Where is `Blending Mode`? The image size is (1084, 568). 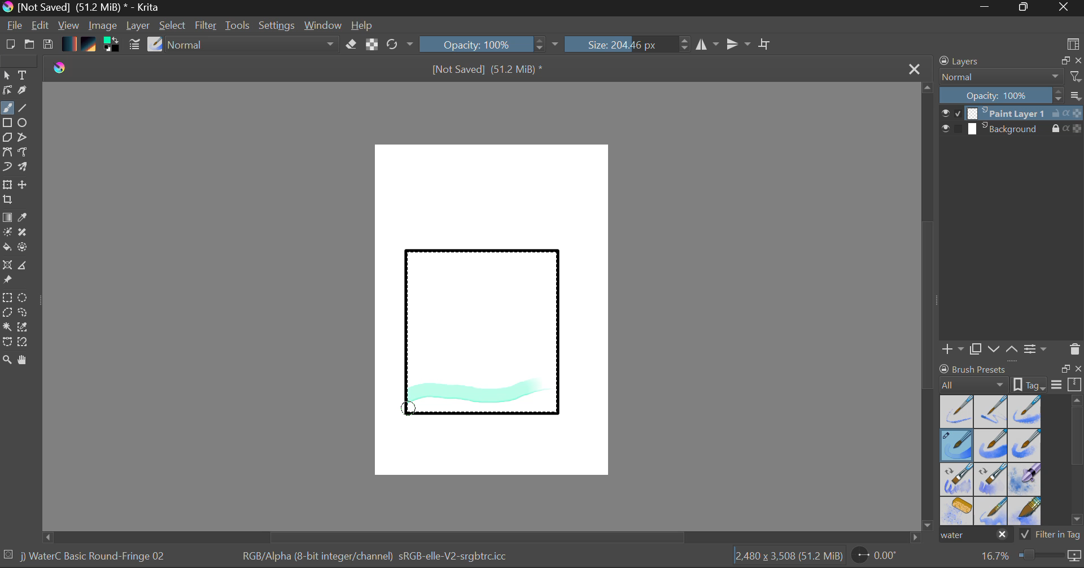
Blending Mode is located at coordinates (1011, 77).